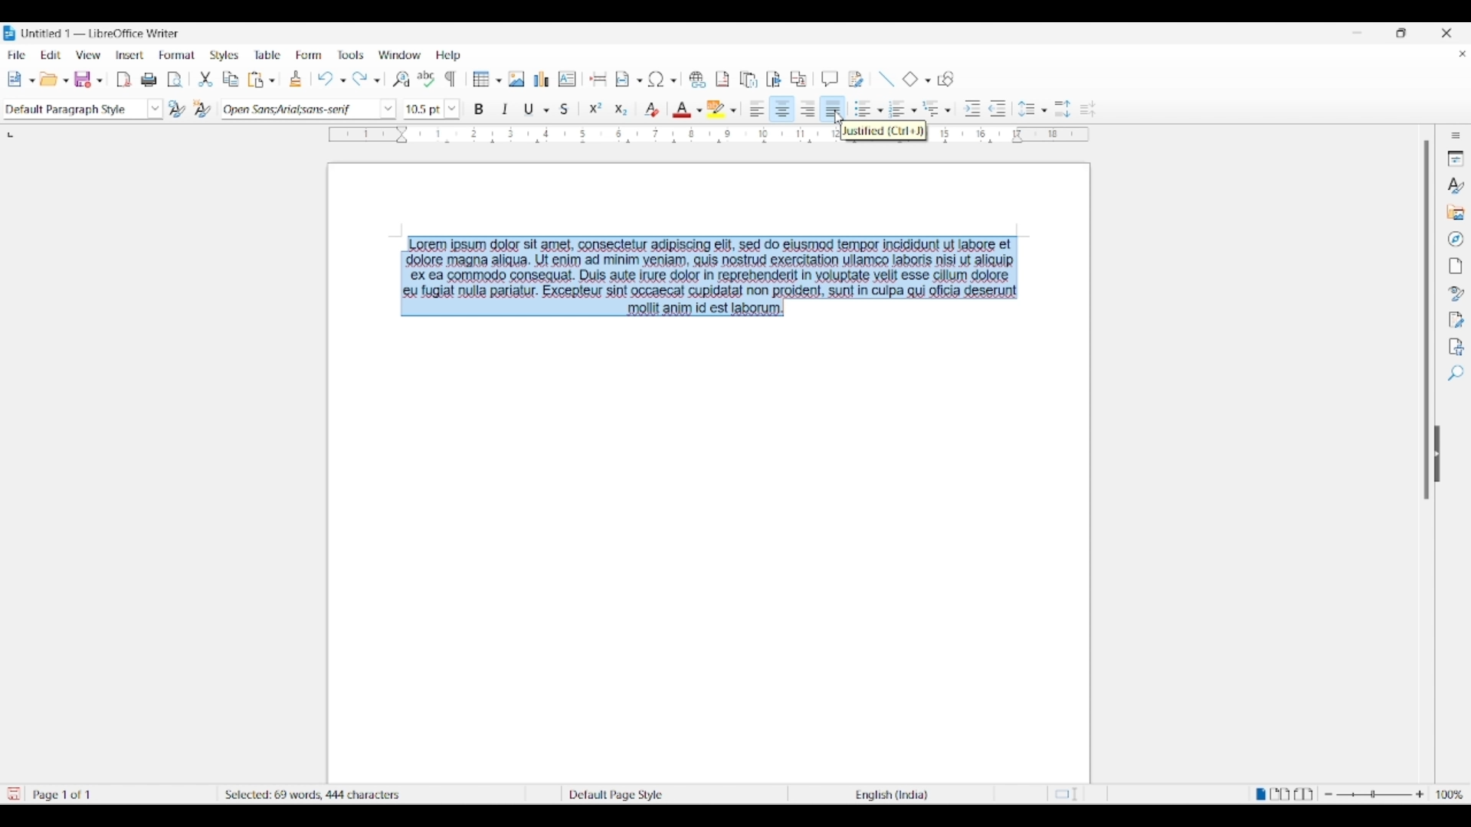 The image size is (1471, 827). I want to click on Justified (Ctrl+J), so click(886, 130).